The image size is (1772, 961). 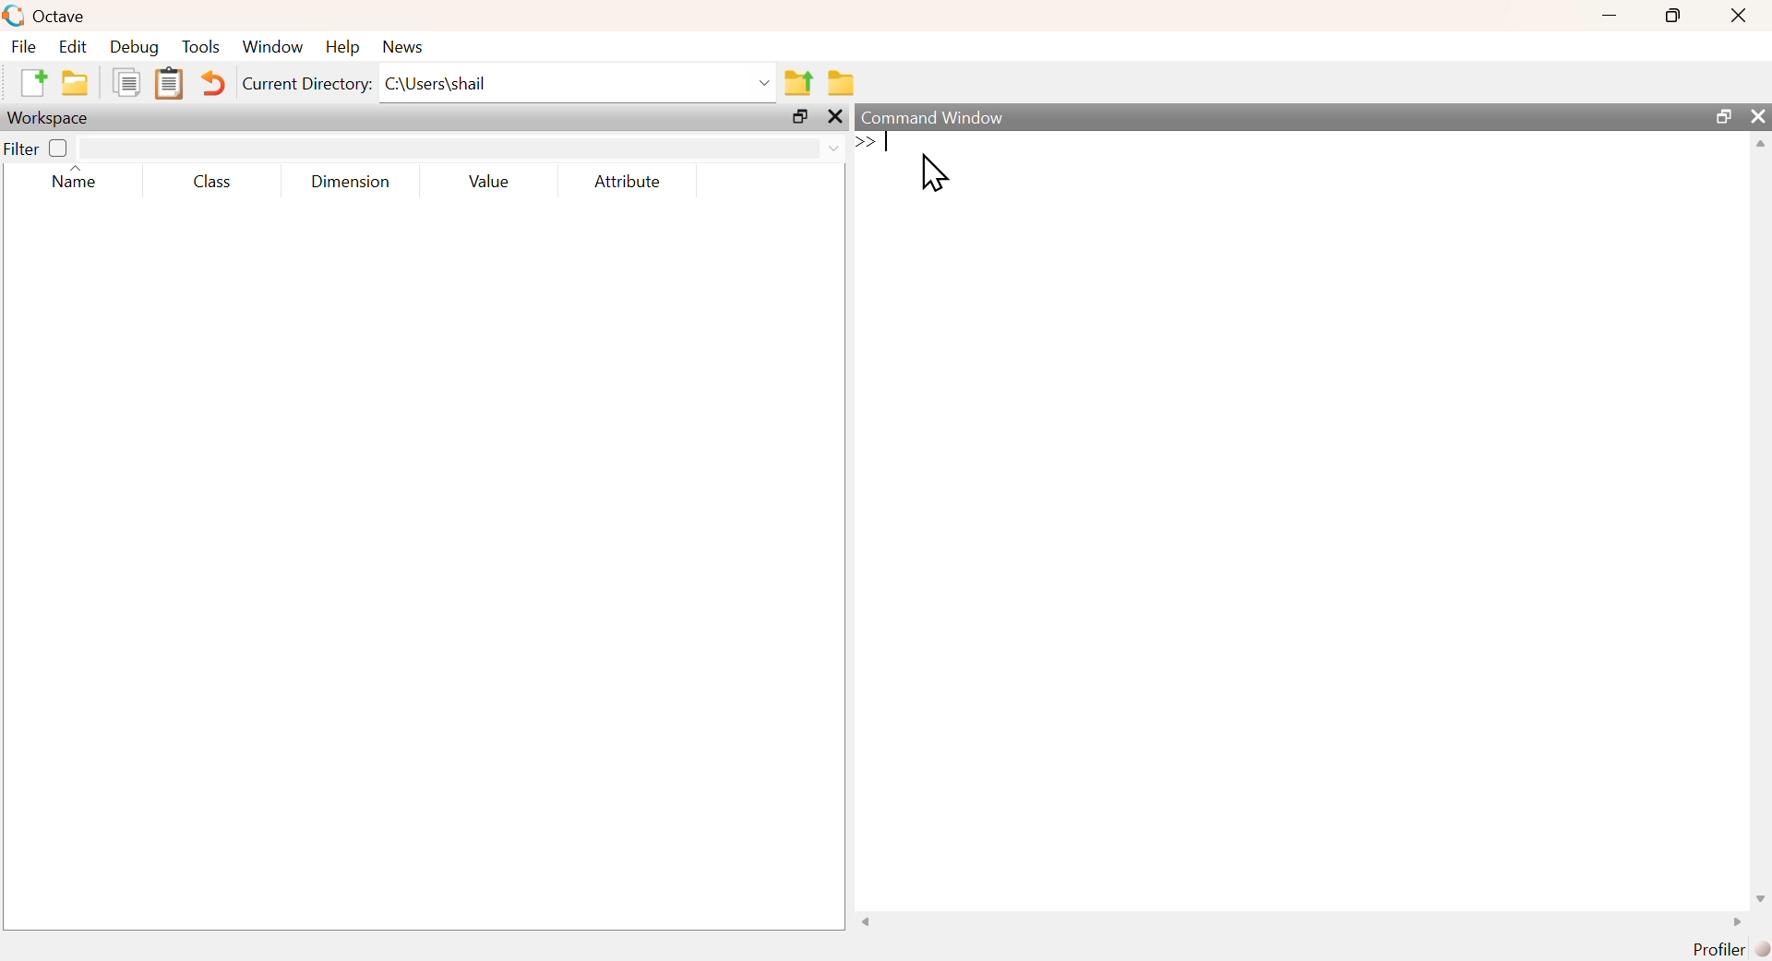 I want to click on scroll up, so click(x=1760, y=143).